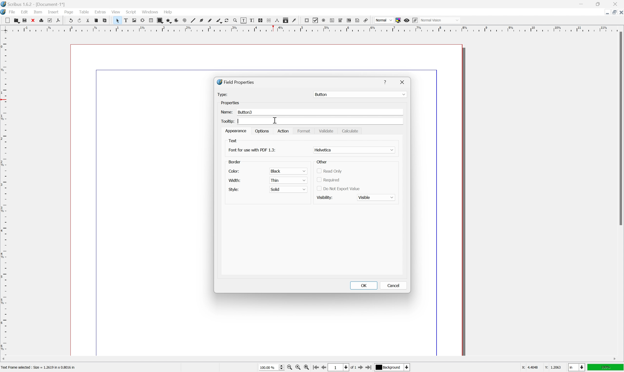 This screenshot has width=624, height=372. I want to click on ruler, so click(310, 29).